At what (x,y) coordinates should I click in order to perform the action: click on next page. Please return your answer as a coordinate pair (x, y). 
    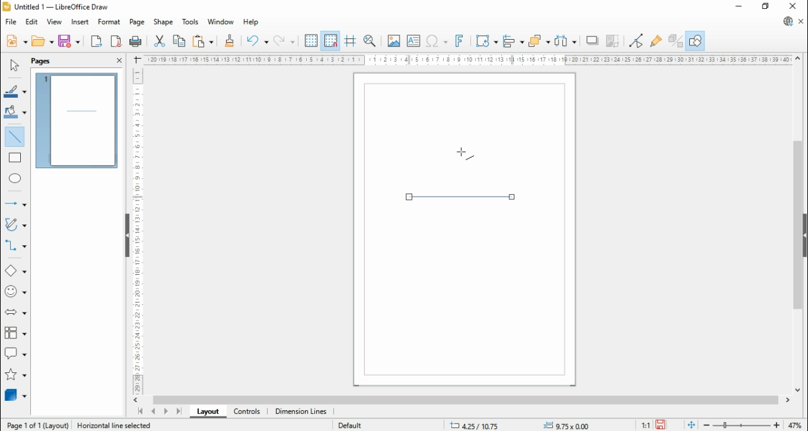
    Looking at the image, I should click on (165, 411).